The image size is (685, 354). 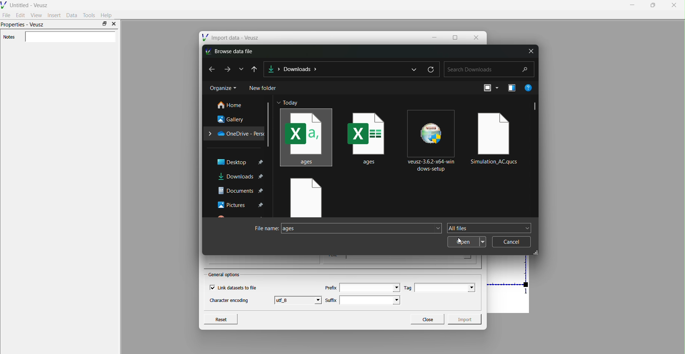 What do you see at coordinates (241, 191) in the screenshot?
I see `Documents` at bounding box center [241, 191].